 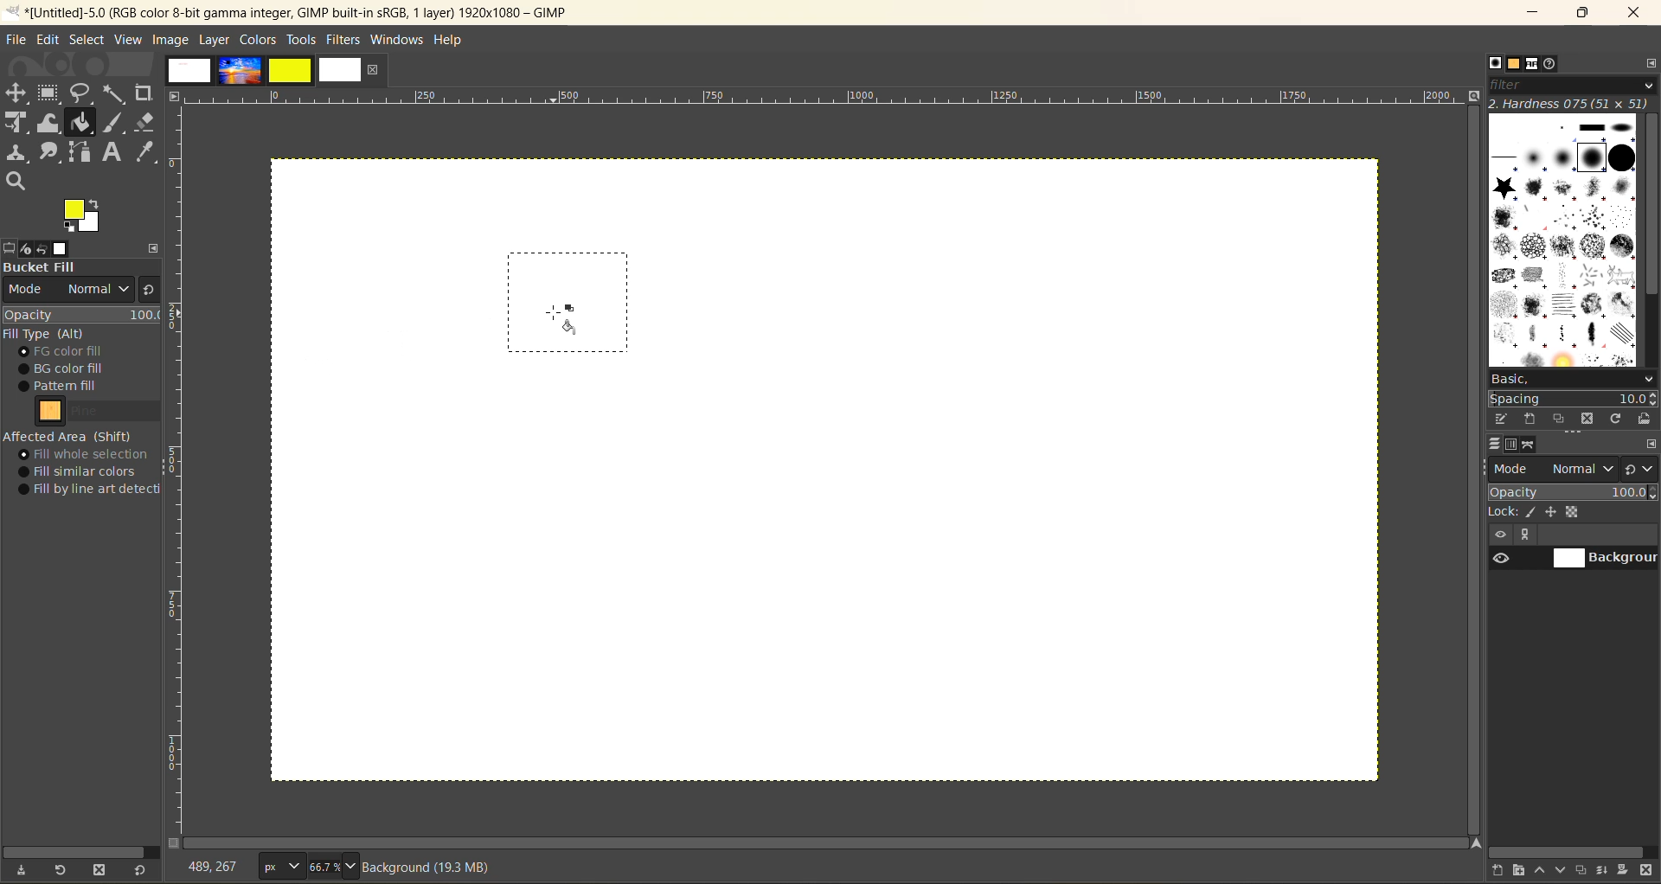 What do you see at coordinates (1552, 65) in the screenshot?
I see `document history` at bounding box center [1552, 65].